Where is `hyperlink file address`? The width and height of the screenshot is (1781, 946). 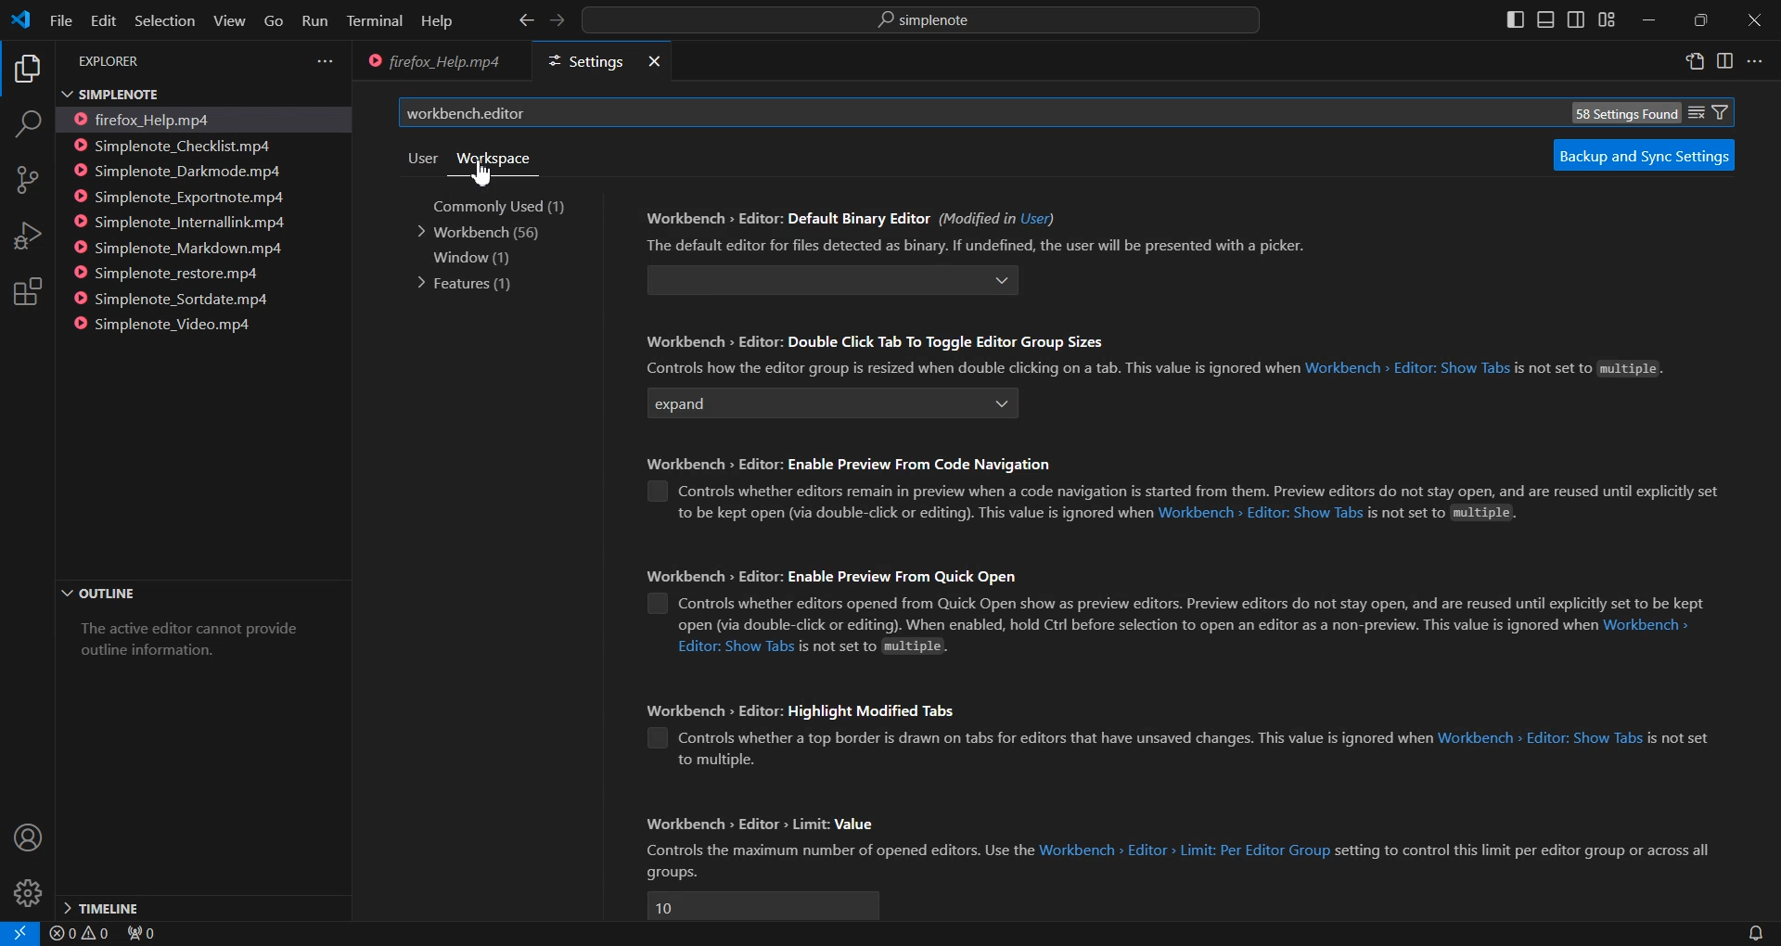
hyperlink file address is located at coordinates (1539, 738).